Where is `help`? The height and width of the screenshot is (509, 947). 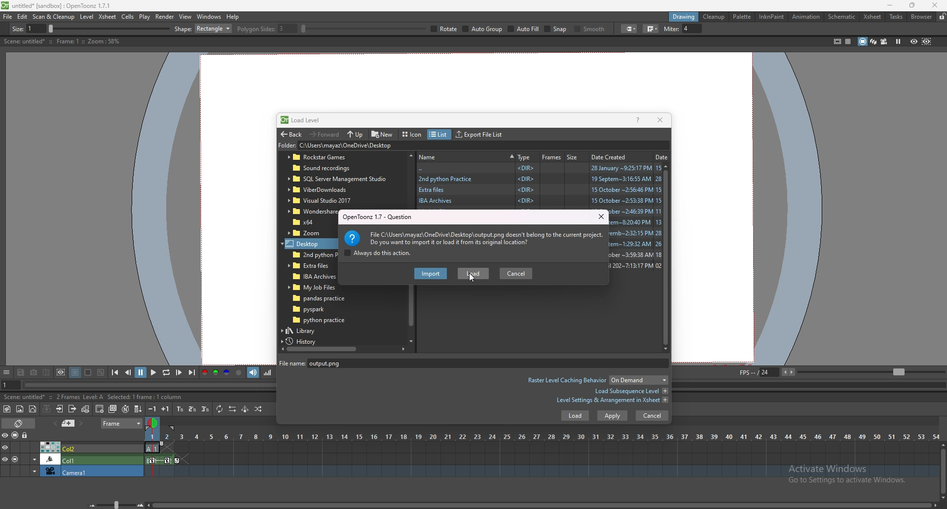 help is located at coordinates (233, 17).